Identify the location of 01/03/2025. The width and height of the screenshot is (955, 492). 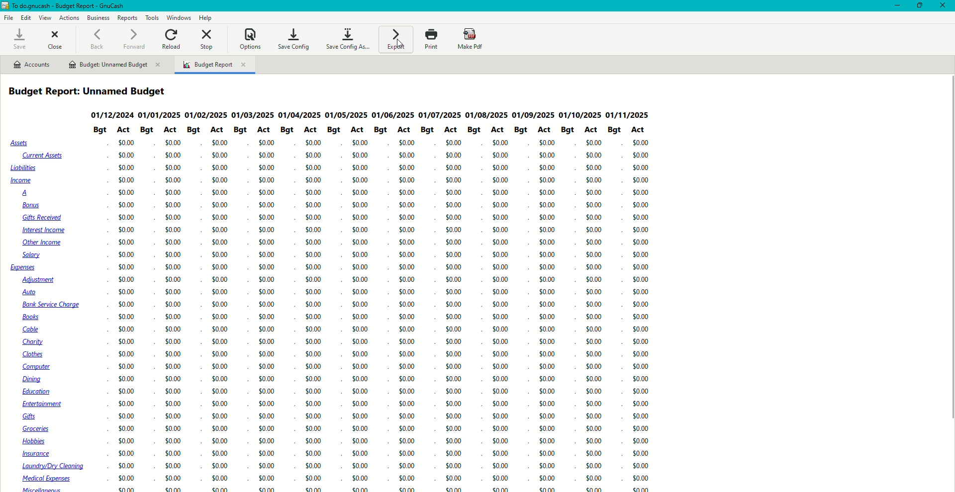
(251, 116).